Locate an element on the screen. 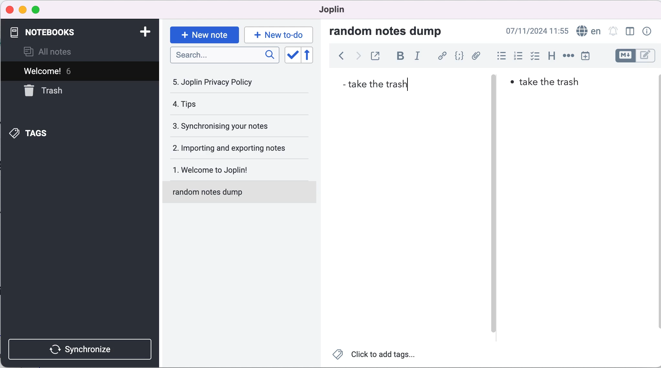  trash is located at coordinates (59, 91).